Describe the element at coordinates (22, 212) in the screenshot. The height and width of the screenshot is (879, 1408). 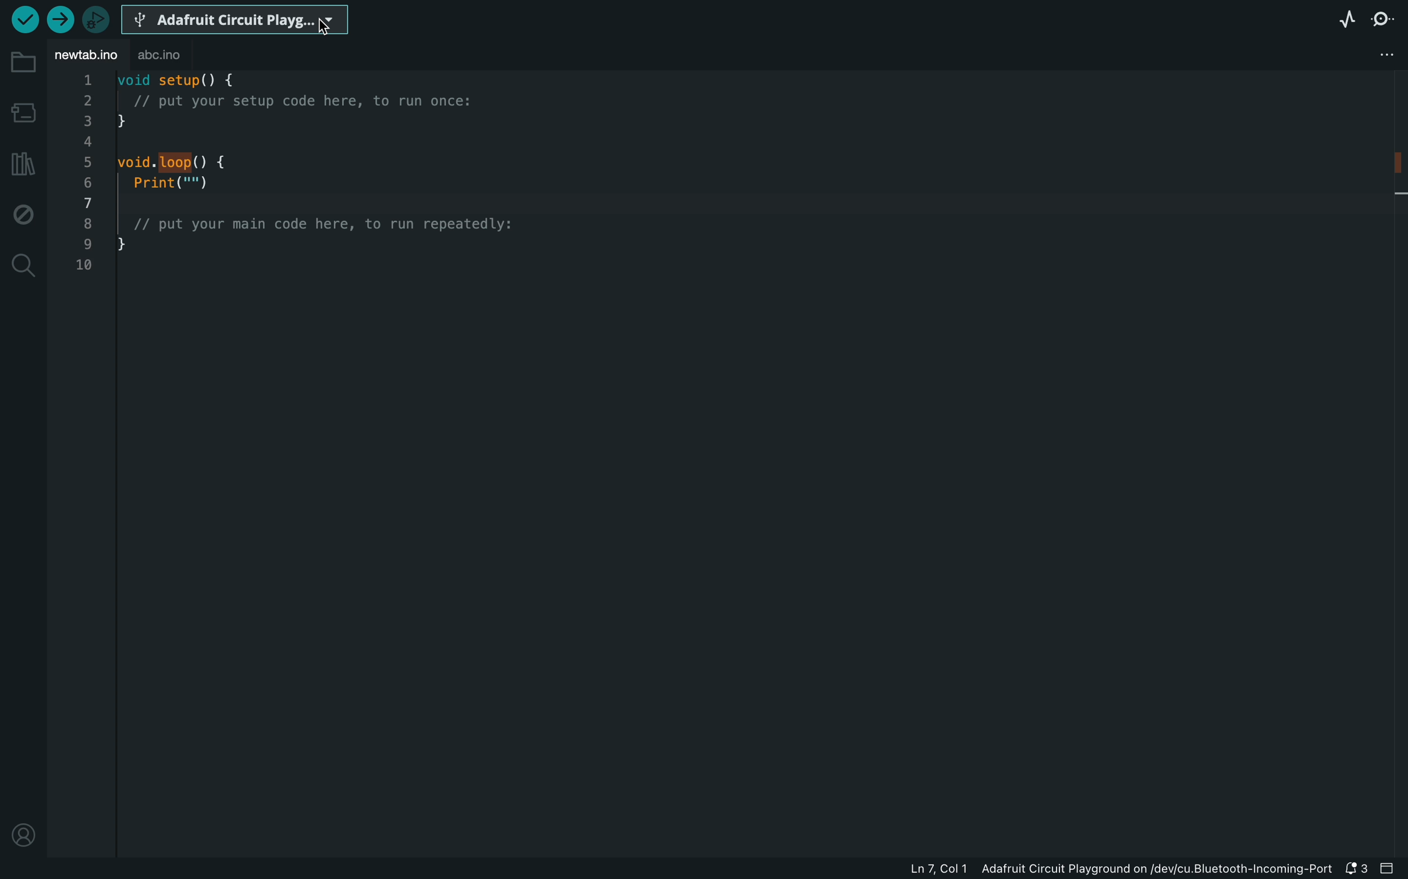
I see `debug` at that location.